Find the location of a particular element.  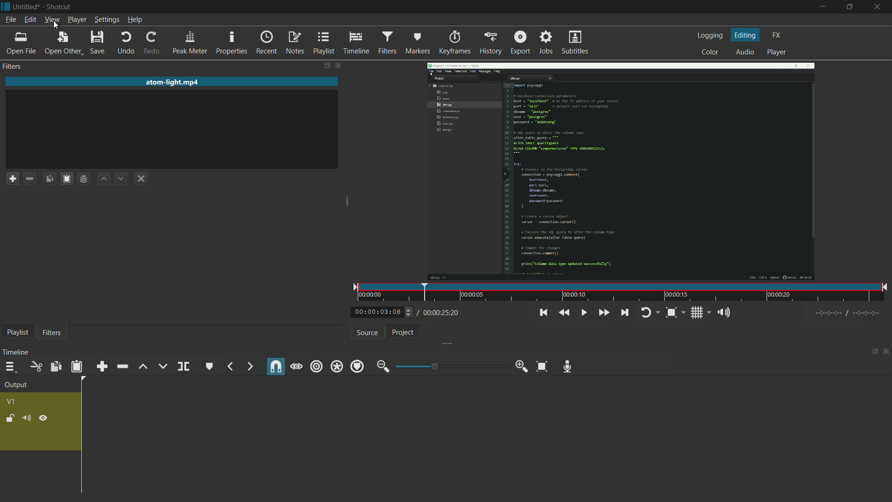

hide is located at coordinates (44, 418).